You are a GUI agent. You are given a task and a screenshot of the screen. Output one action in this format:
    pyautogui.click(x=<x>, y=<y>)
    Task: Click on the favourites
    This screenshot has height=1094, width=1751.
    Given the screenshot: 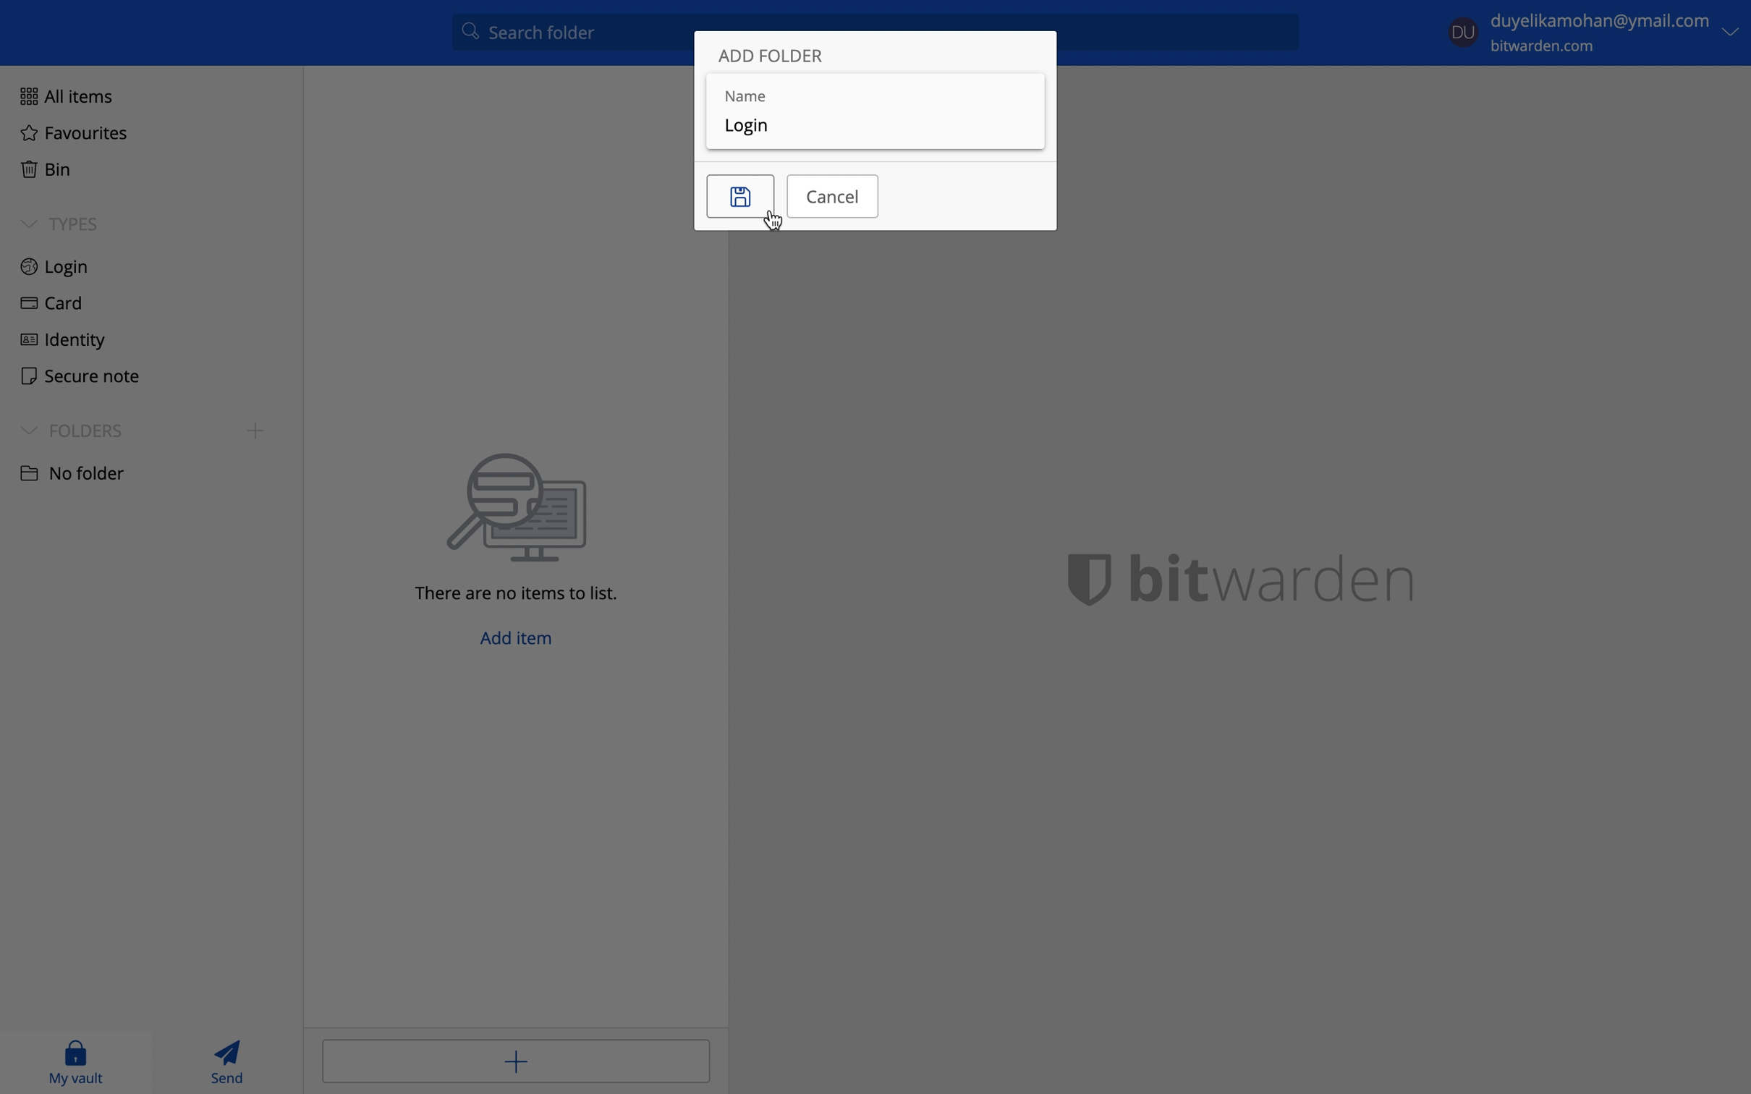 What is the action you would take?
    pyautogui.click(x=74, y=135)
    